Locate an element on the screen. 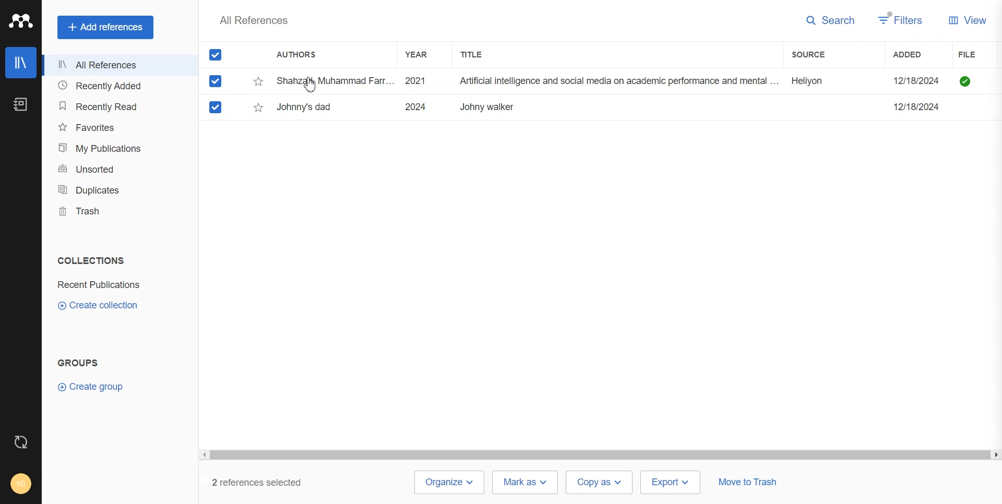 The image size is (1002, 504). Unsorted is located at coordinates (116, 169).